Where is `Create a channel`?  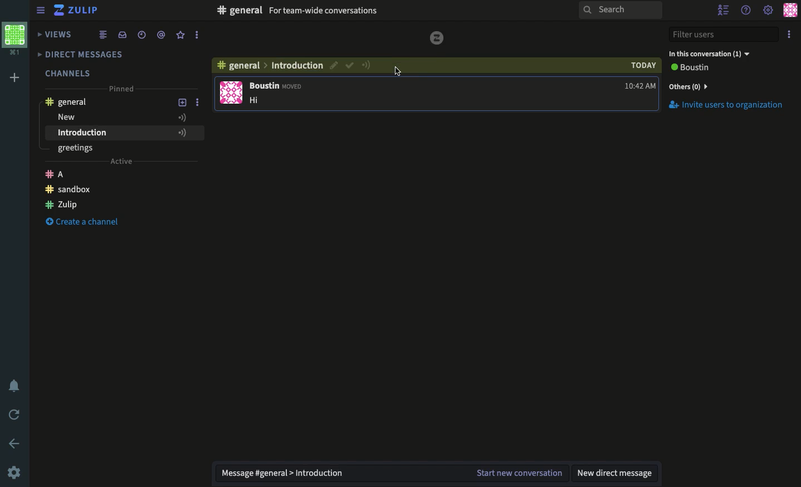 Create a channel is located at coordinates (82, 191).